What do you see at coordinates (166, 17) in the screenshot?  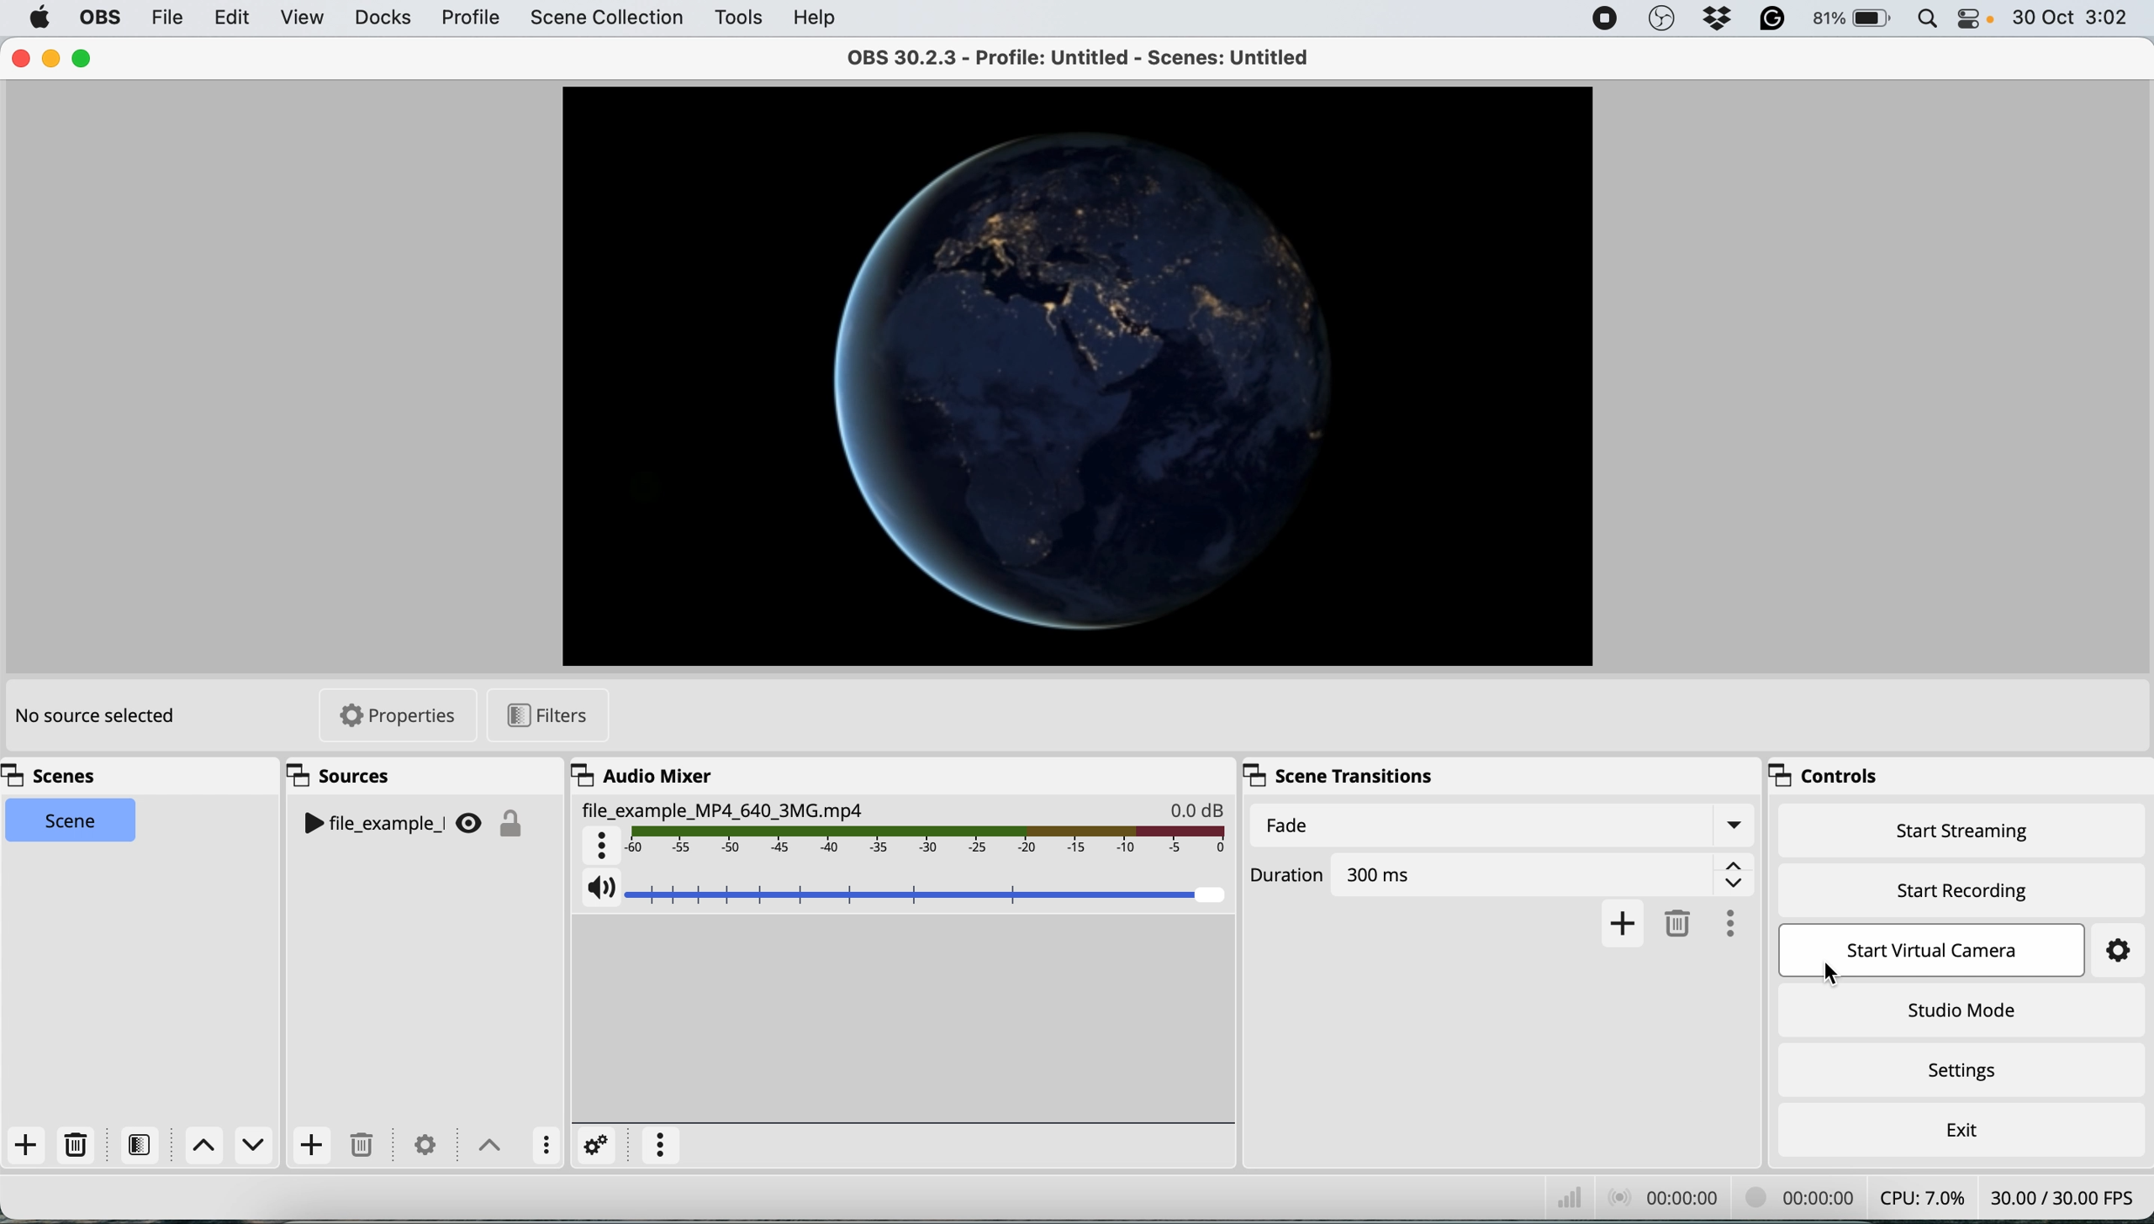 I see `file` at bounding box center [166, 17].